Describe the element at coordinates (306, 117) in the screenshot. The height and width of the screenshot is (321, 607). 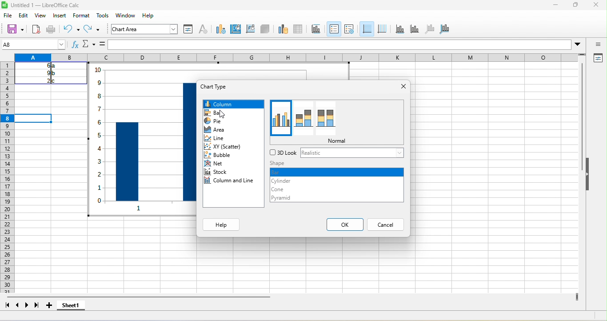
I see `stacked` at that location.